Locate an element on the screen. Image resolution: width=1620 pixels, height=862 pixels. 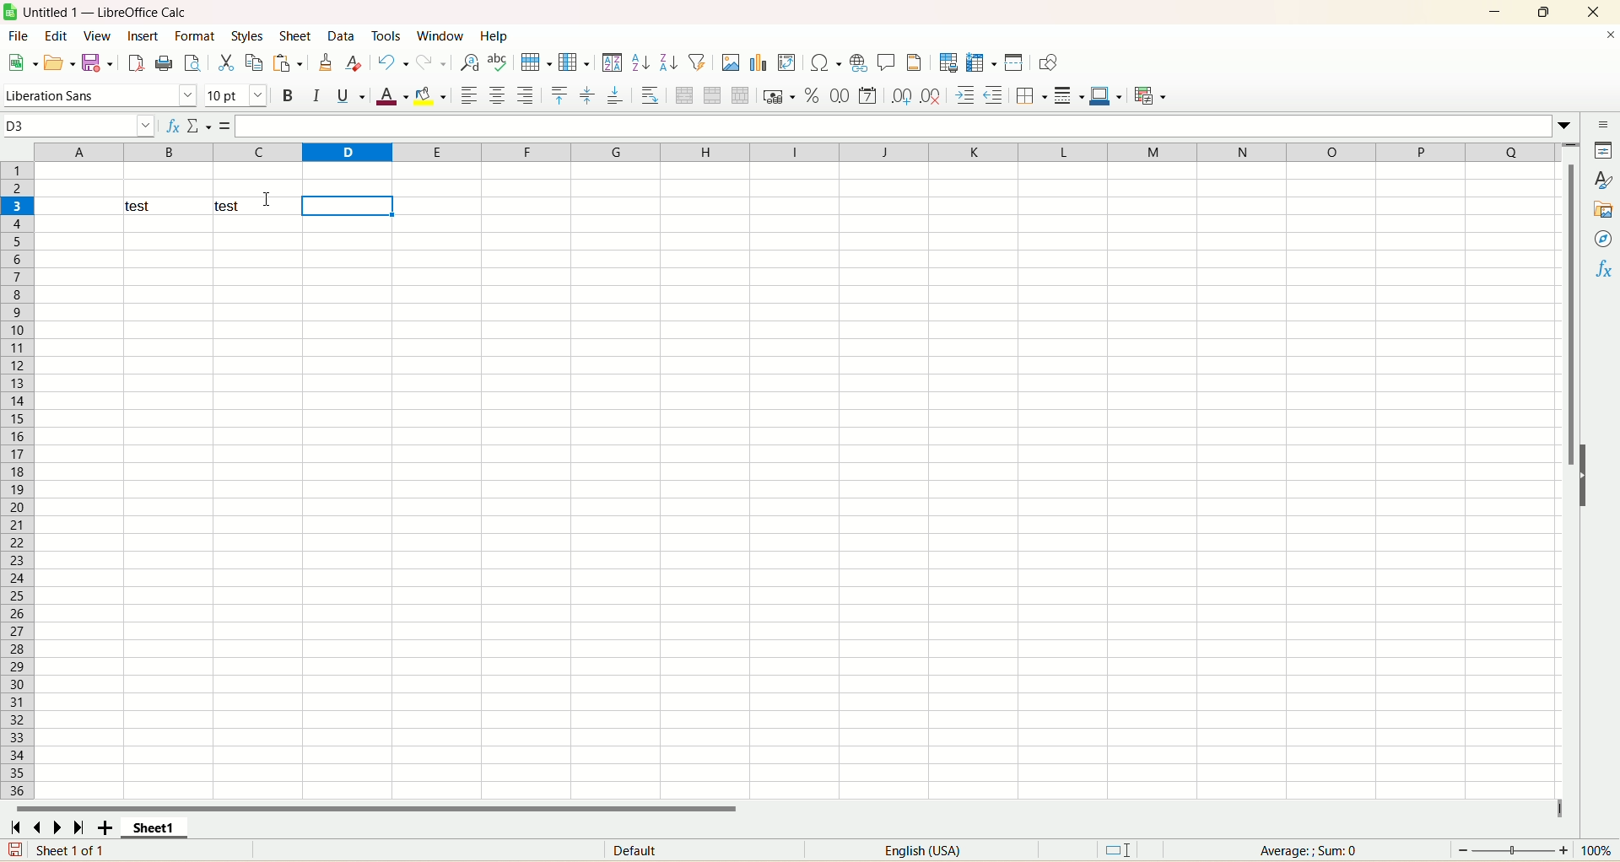
Decrease indent is located at coordinates (994, 95).